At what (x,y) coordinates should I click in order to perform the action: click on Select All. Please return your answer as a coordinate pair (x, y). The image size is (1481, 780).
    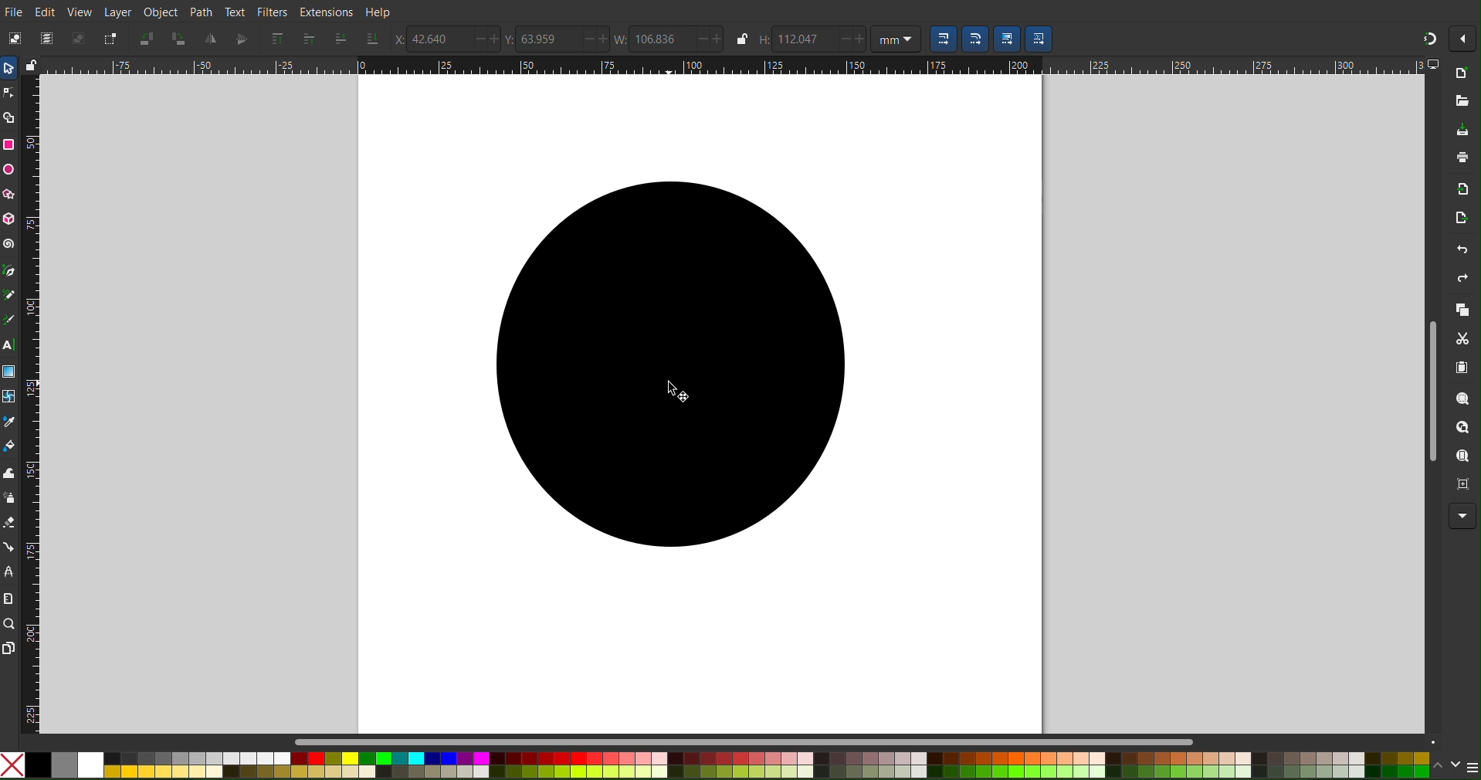
    Looking at the image, I should click on (46, 37).